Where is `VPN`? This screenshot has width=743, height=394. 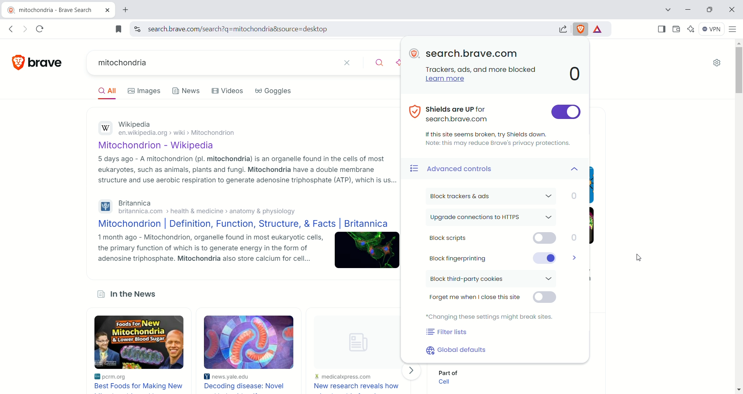 VPN is located at coordinates (712, 30).